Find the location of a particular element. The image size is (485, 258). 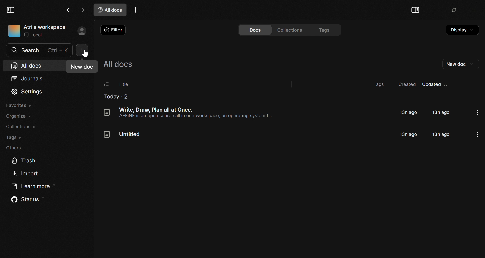

13h ago is located at coordinates (442, 134).